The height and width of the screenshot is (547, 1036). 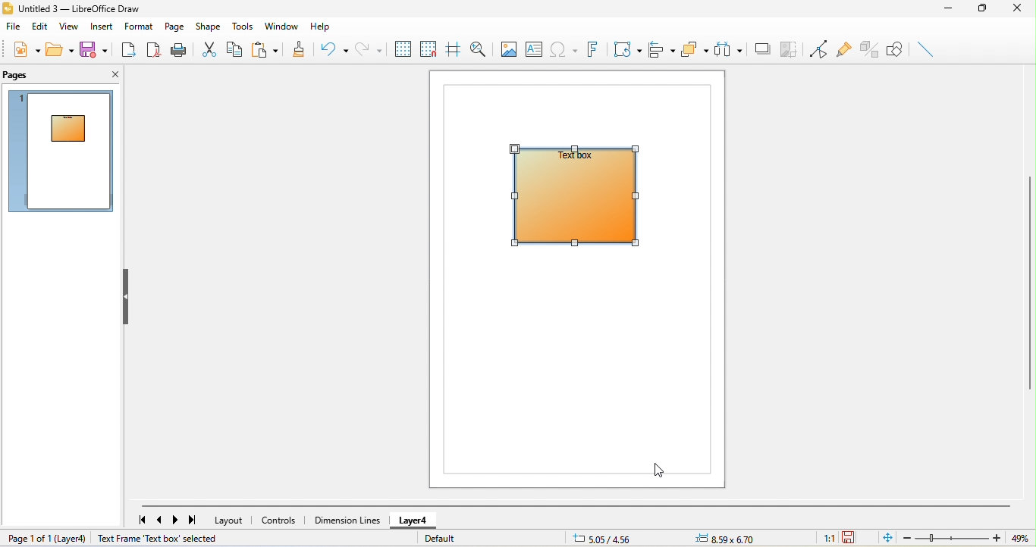 I want to click on clone formatting, so click(x=299, y=48).